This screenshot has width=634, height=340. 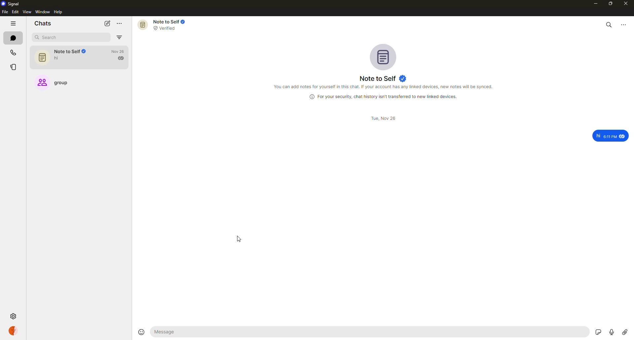 I want to click on info, so click(x=385, y=97).